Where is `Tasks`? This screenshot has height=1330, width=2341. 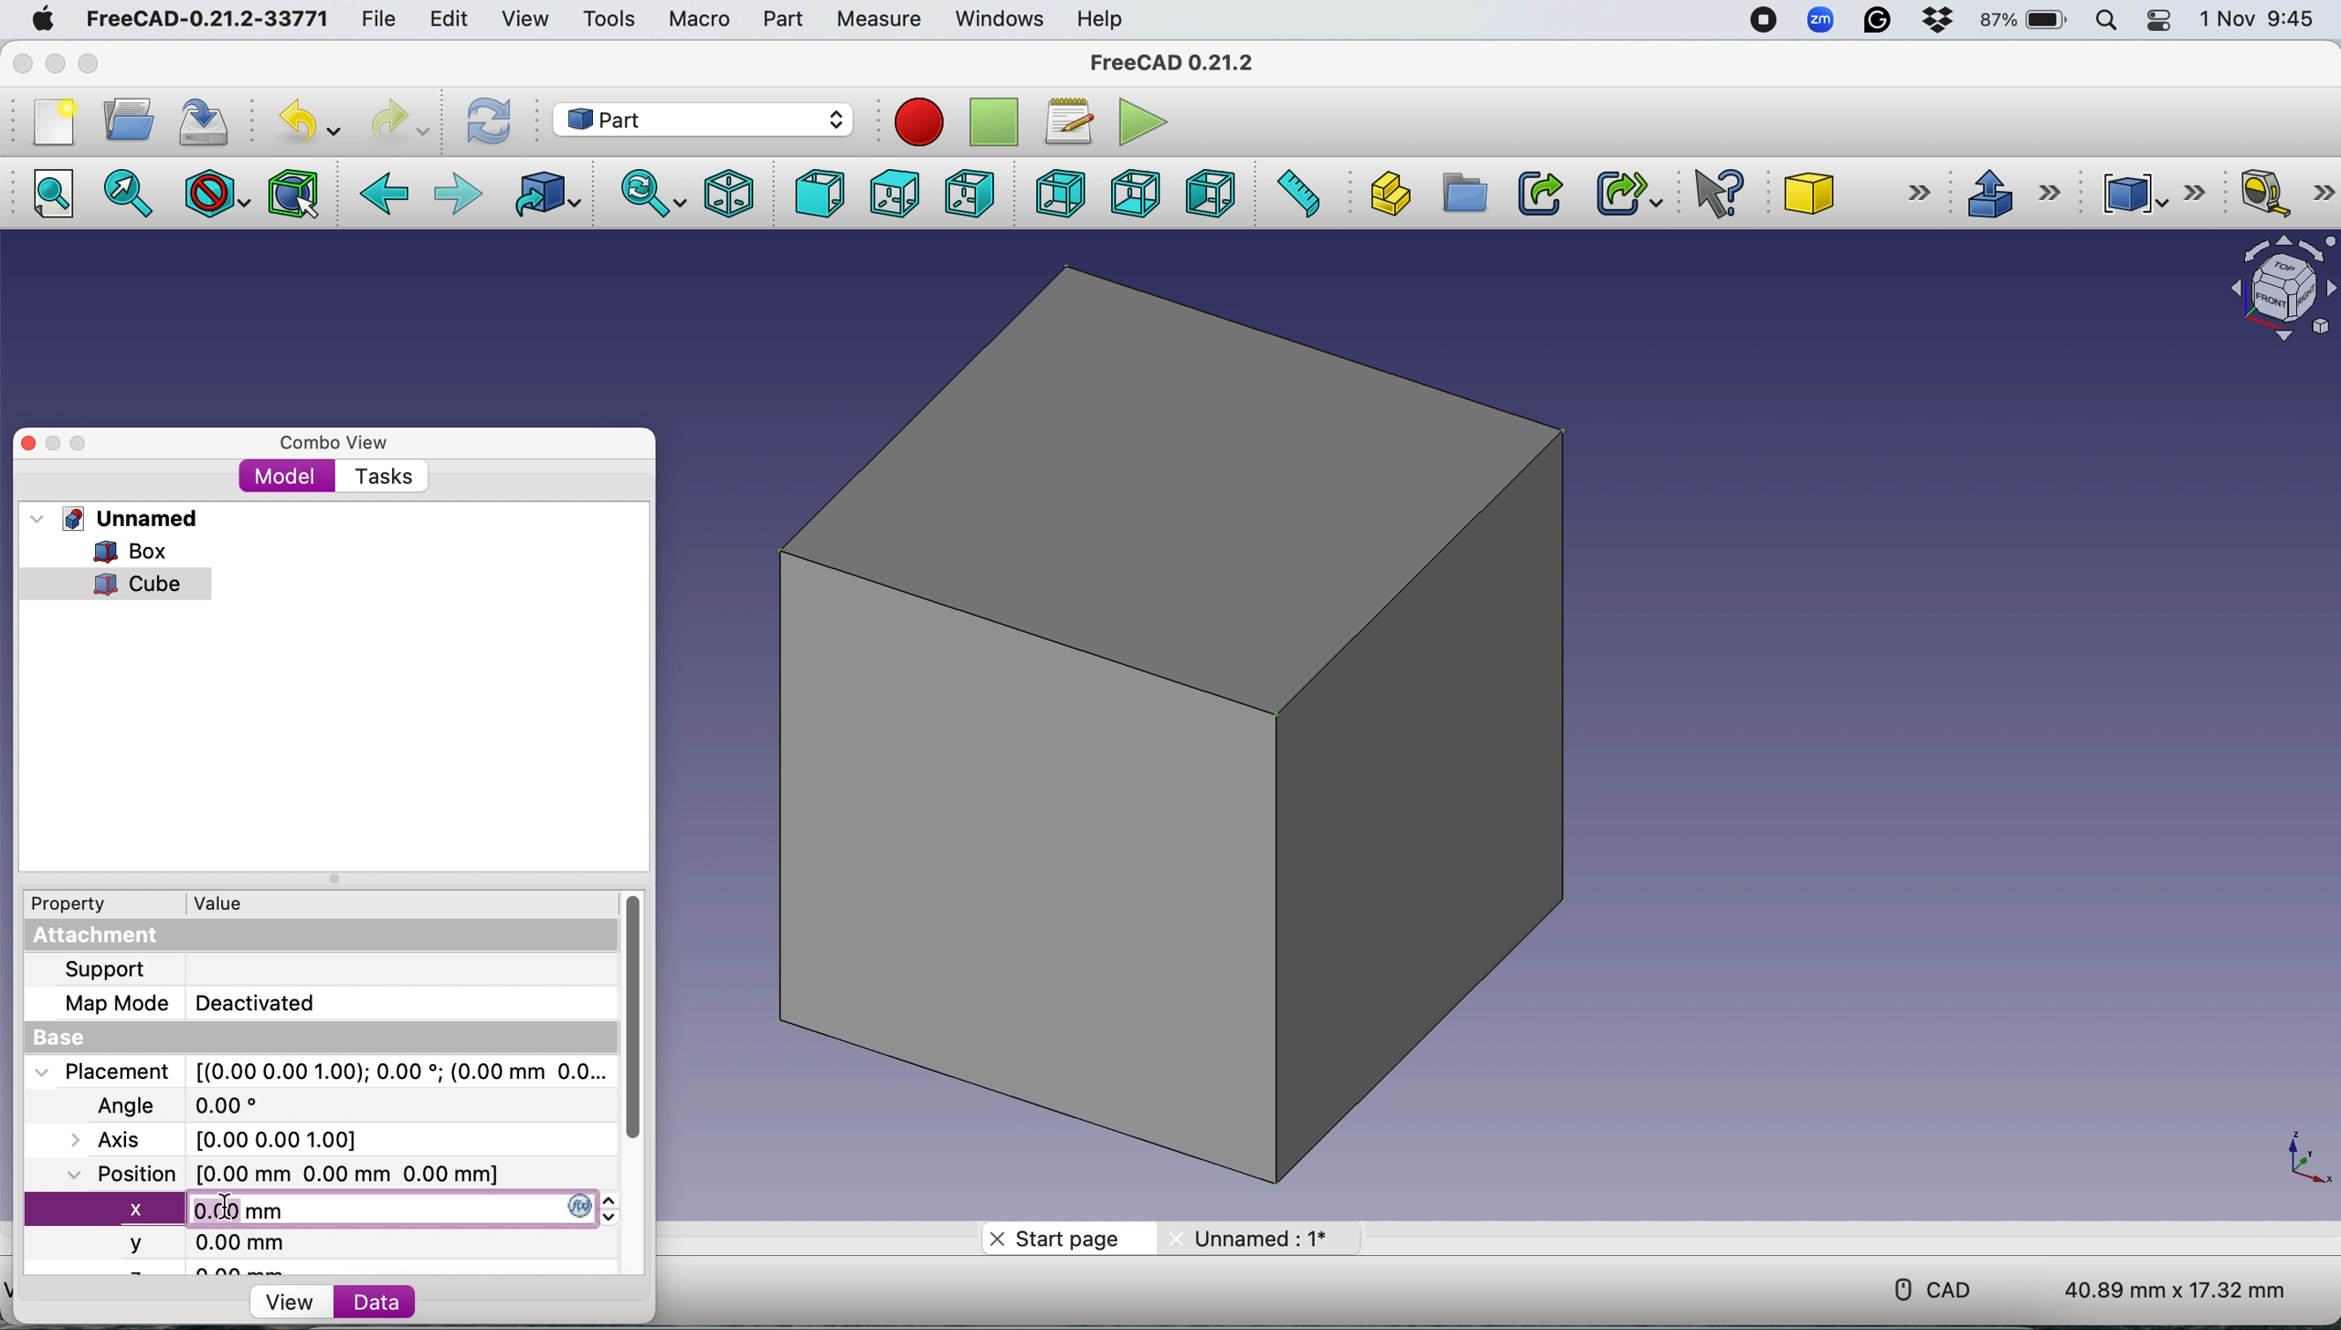 Tasks is located at coordinates (382, 478).